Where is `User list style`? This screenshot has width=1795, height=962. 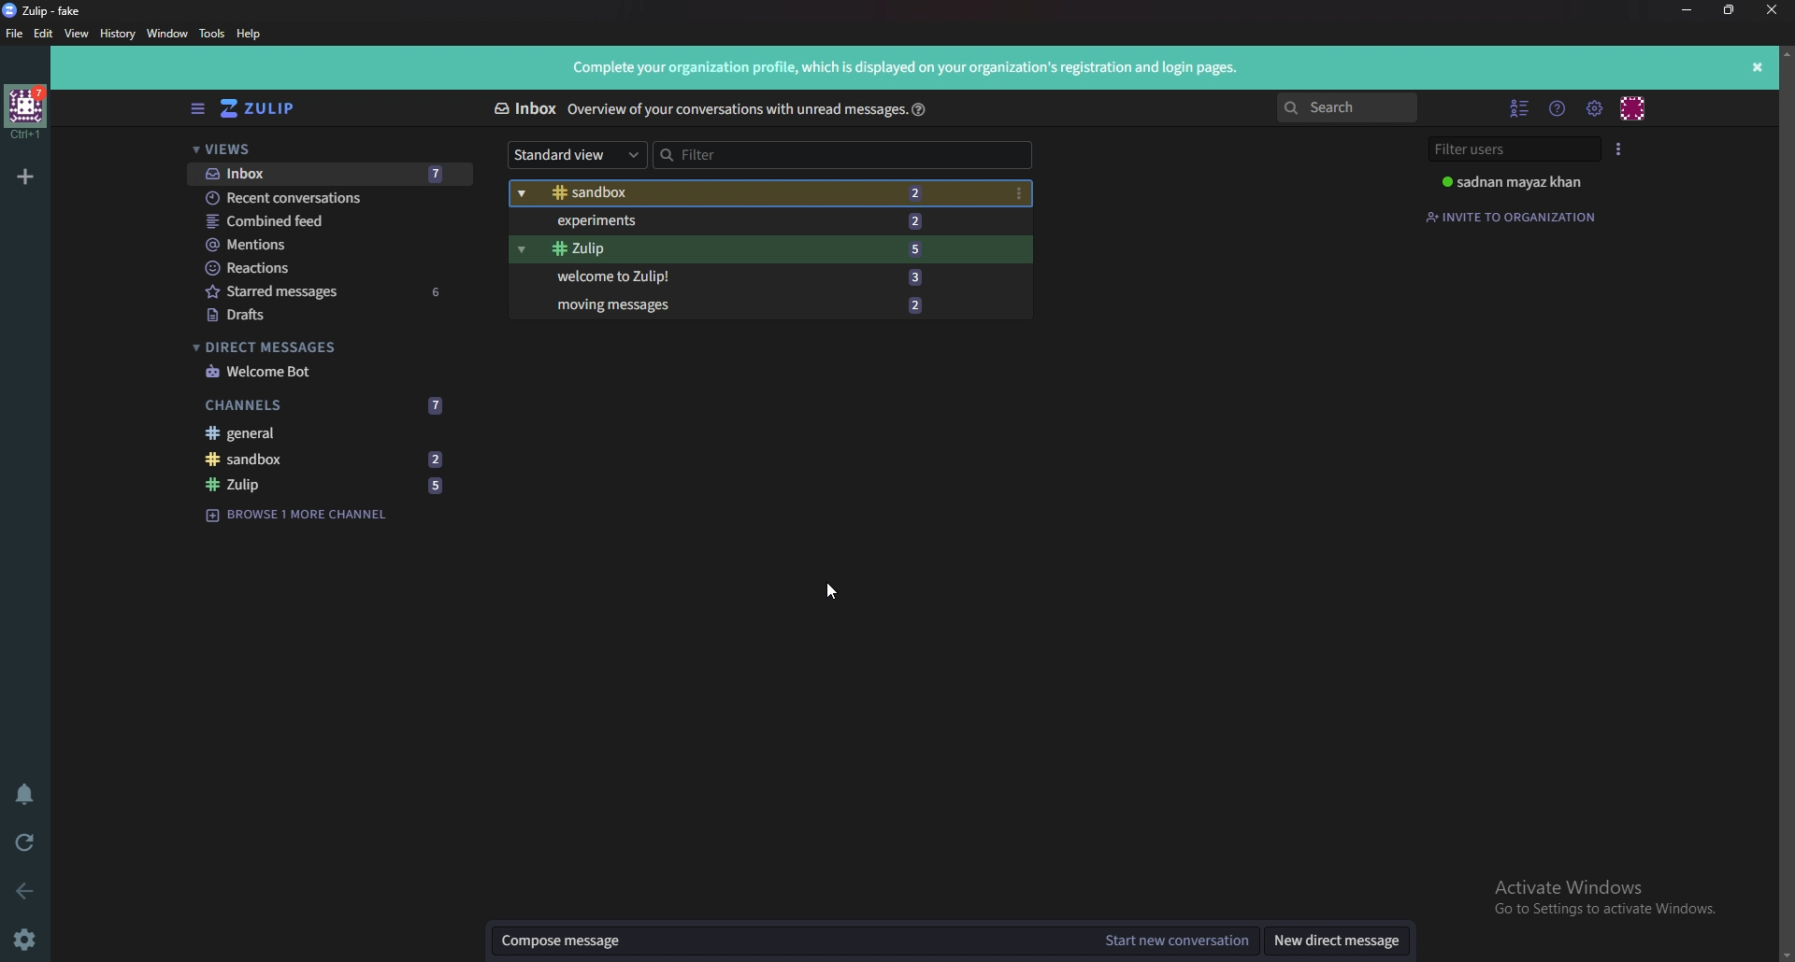
User list style is located at coordinates (1619, 149).